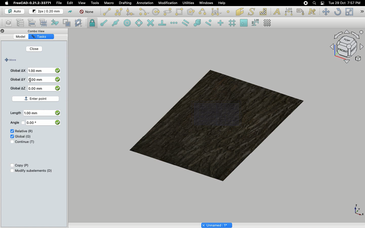 The image size is (365, 228). What do you see at coordinates (252, 12) in the screenshot?
I see `Shape from text` at bounding box center [252, 12].